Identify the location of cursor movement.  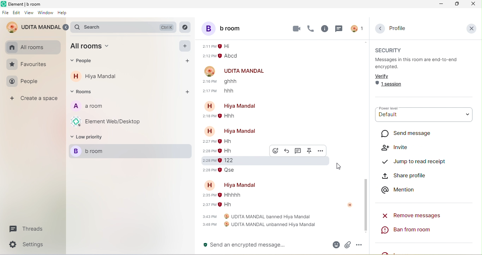
(338, 166).